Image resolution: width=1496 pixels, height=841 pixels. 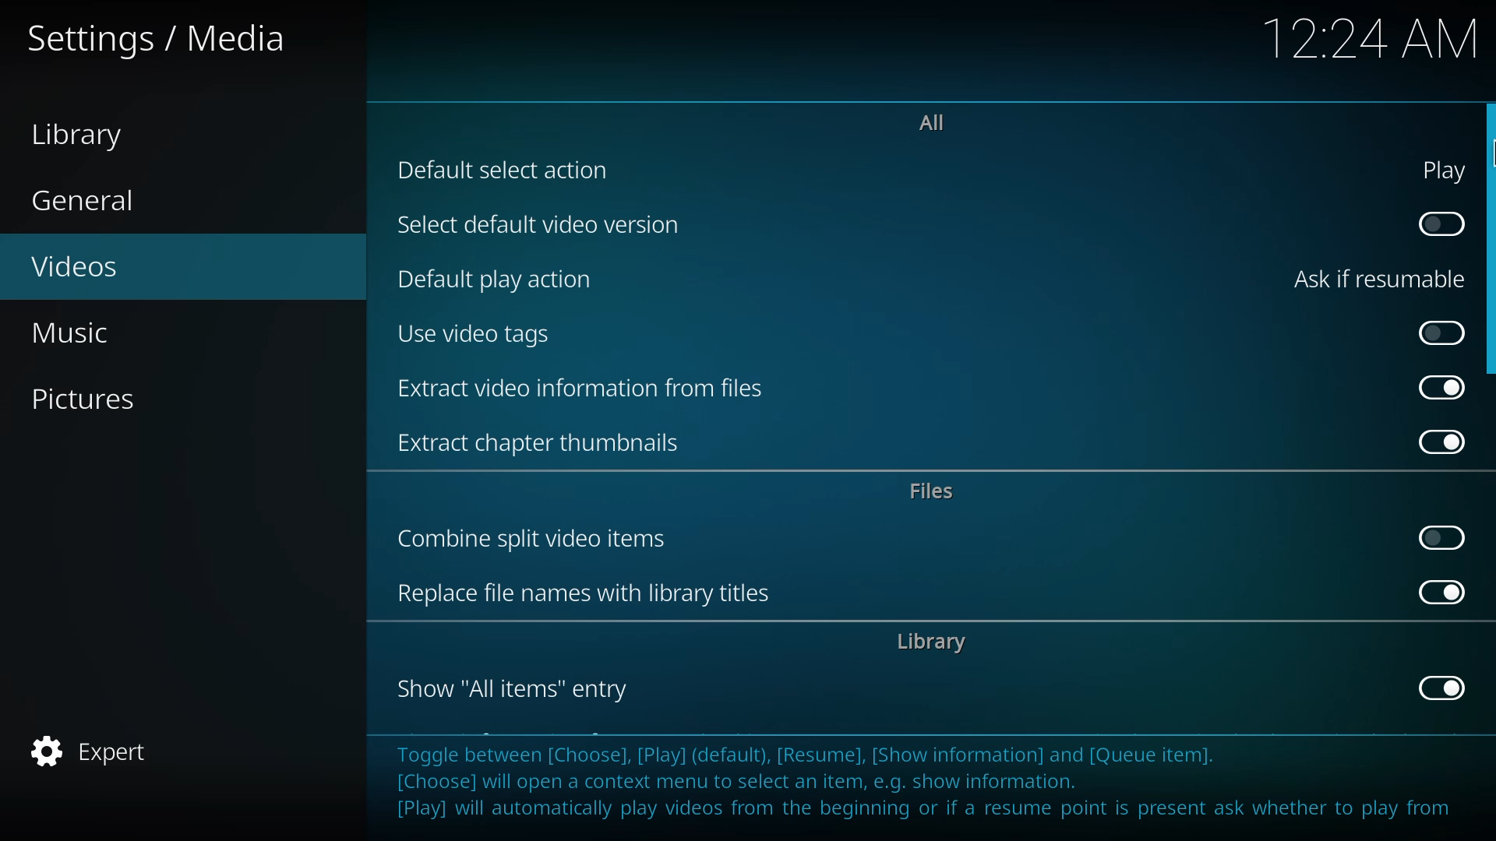 What do you see at coordinates (1382, 278) in the screenshot?
I see `ask if resumable` at bounding box center [1382, 278].